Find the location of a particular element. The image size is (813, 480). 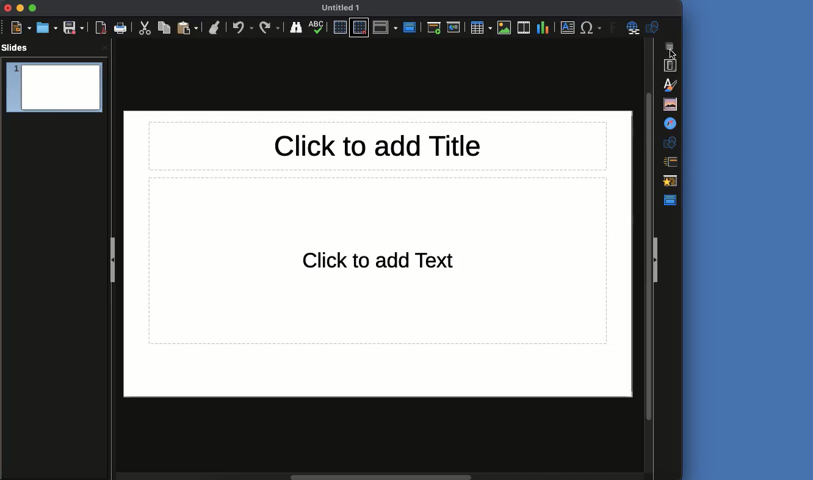

Copy is located at coordinates (164, 28).